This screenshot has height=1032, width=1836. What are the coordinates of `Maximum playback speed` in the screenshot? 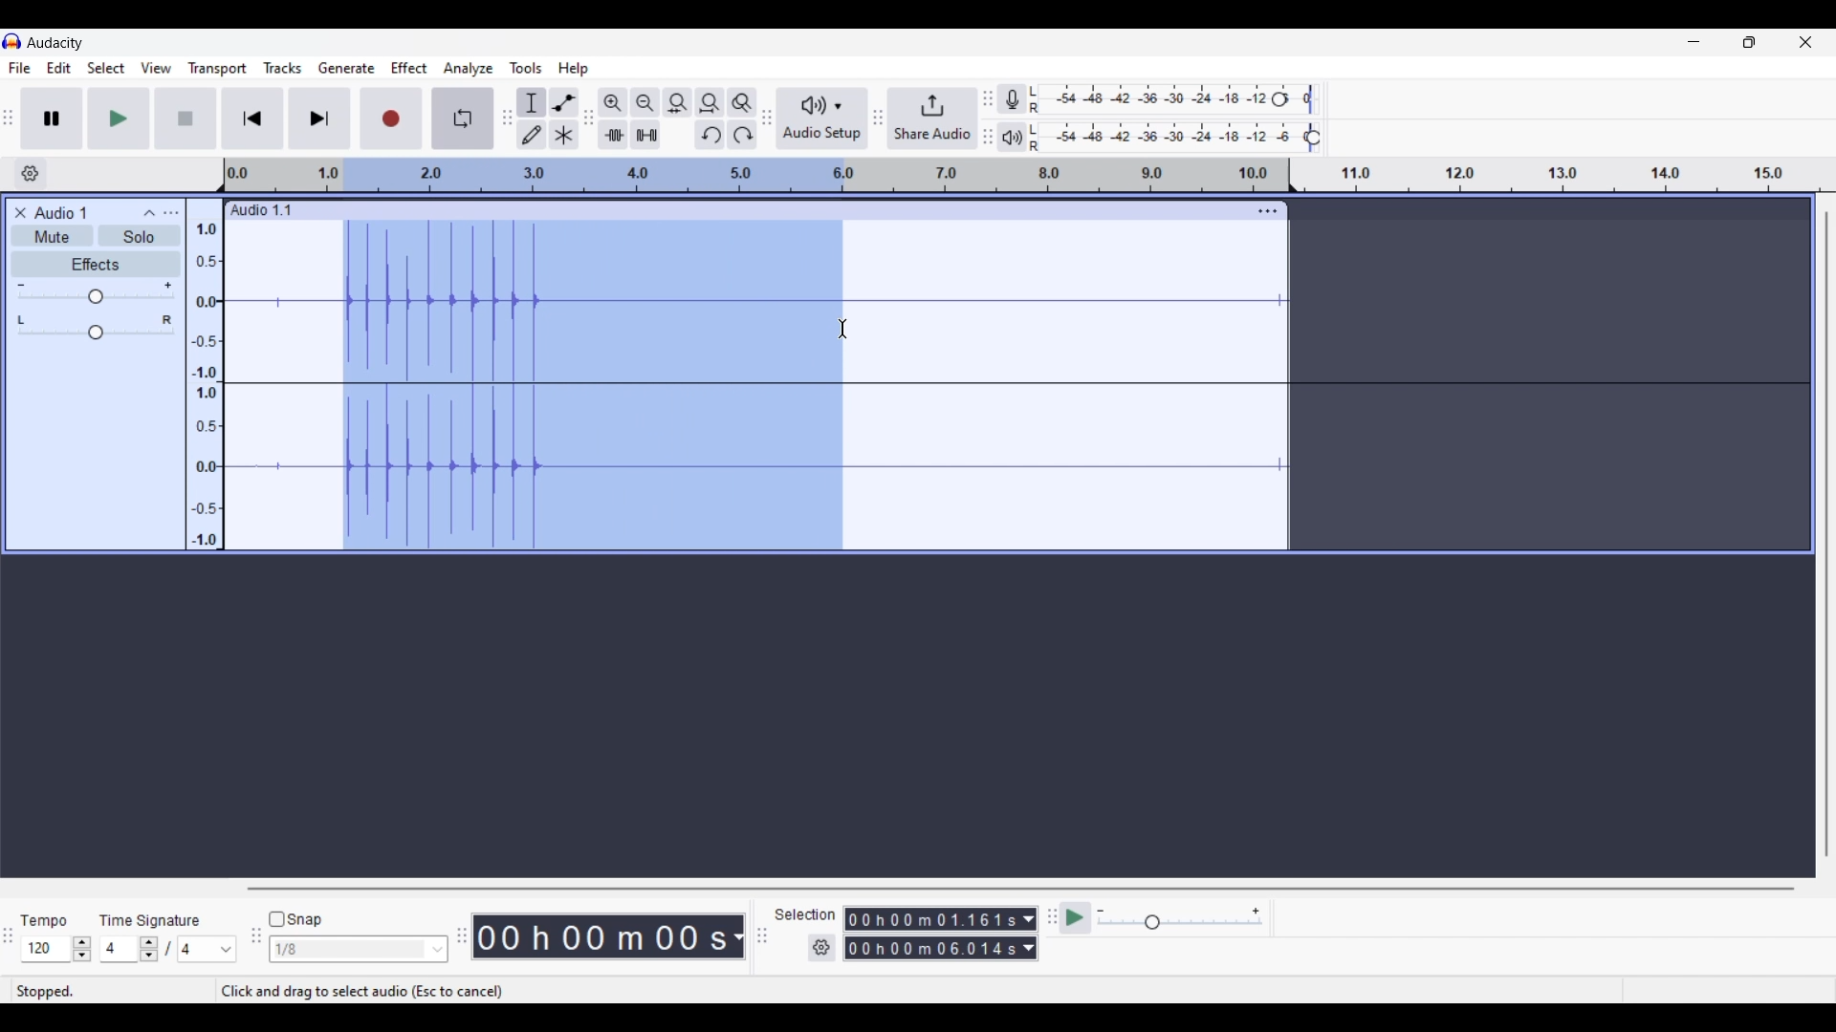 It's located at (1256, 912).